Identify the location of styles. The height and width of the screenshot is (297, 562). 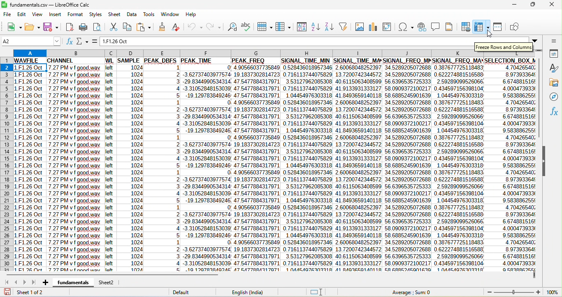
(553, 68).